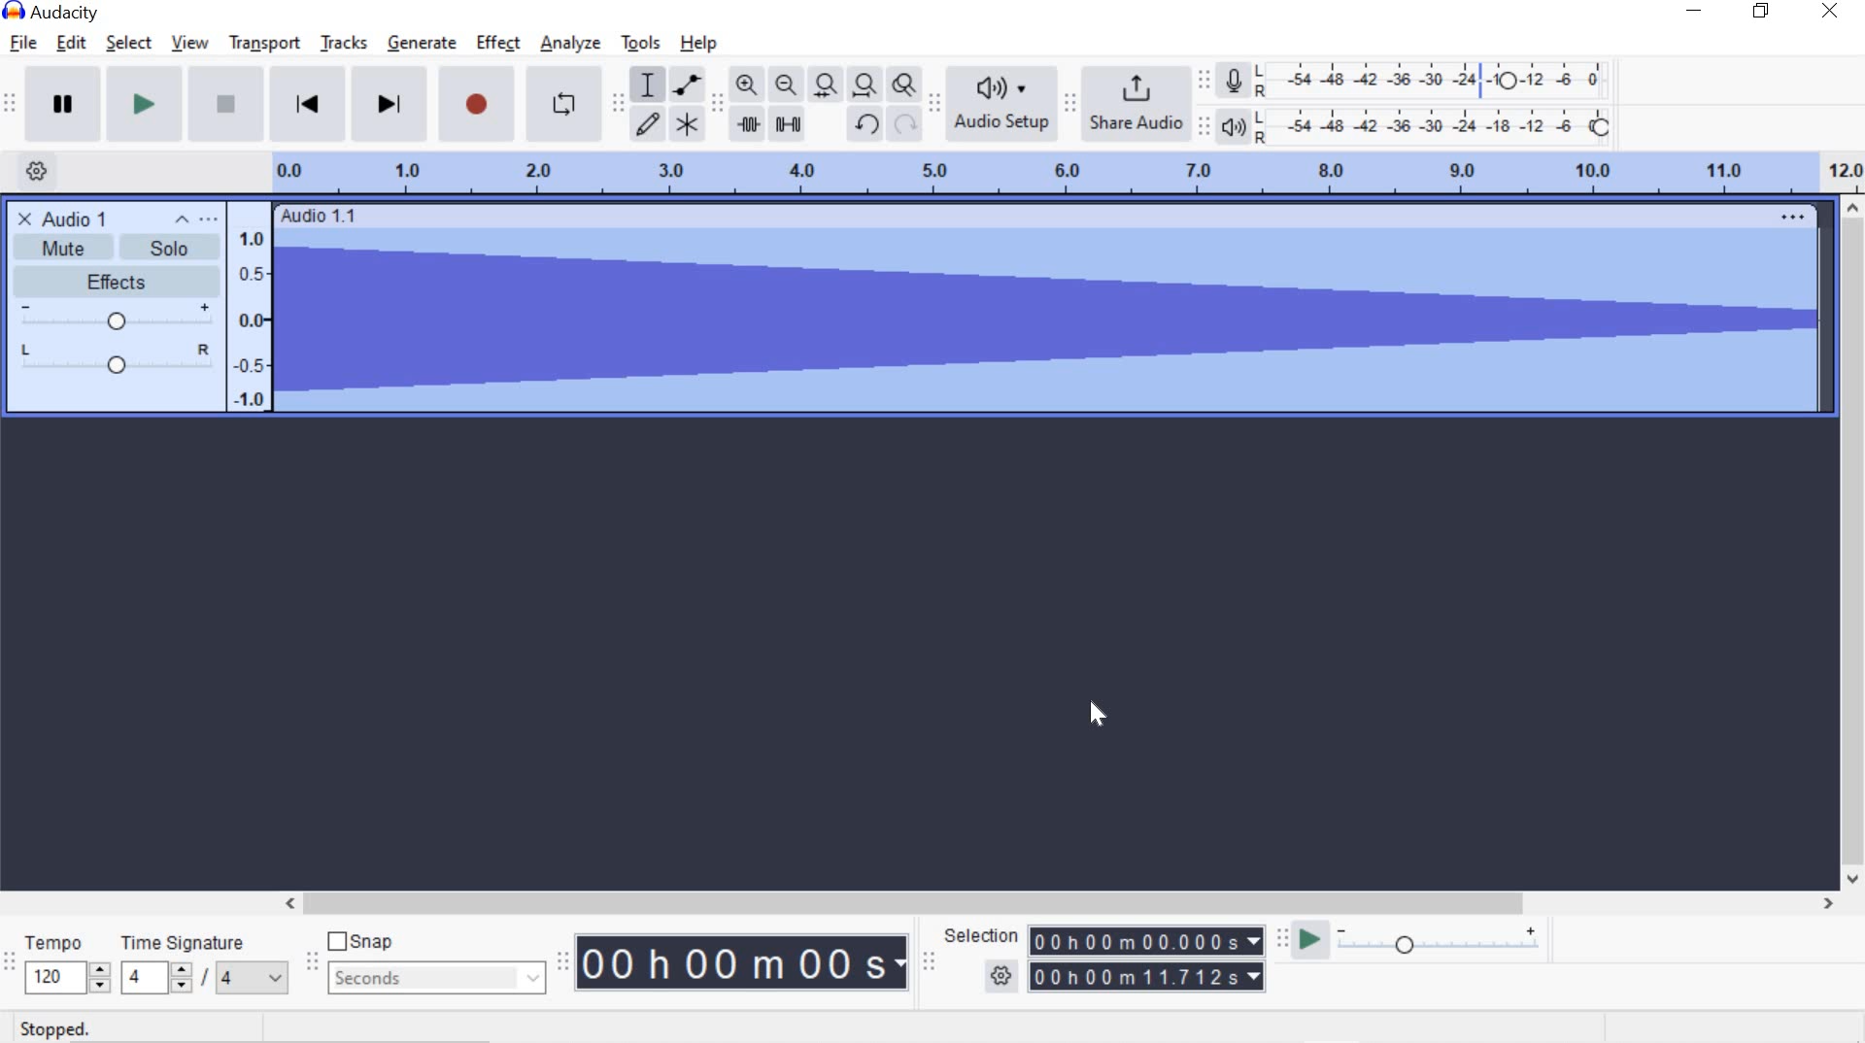 This screenshot has height=1043, width=1865. Describe the element at coordinates (1203, 82) in the screenshot. I see `Recording meter toolbar` at that location.